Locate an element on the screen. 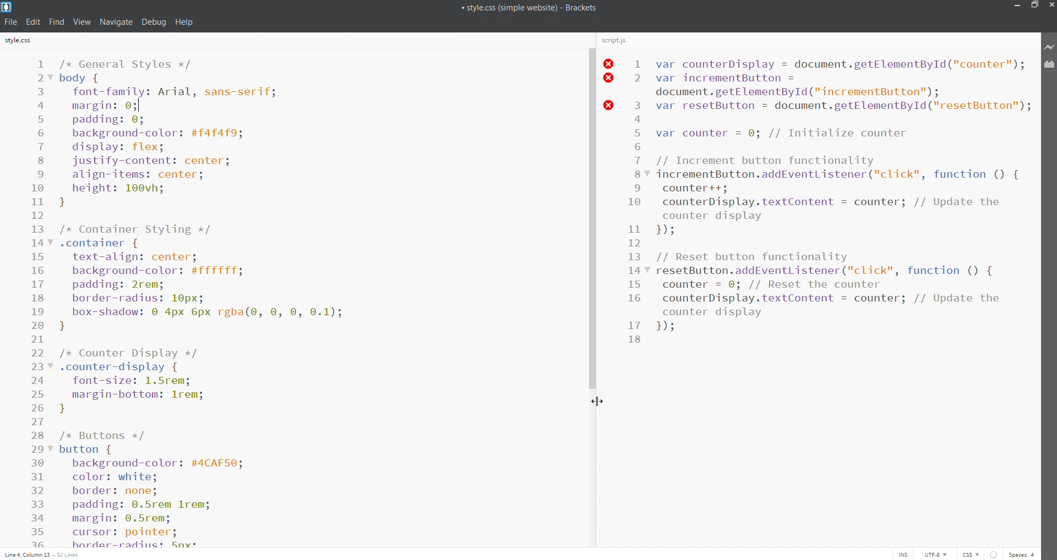 The width and height of the screenshot is (1057, 560). close is located at coordinates (1050, 6).